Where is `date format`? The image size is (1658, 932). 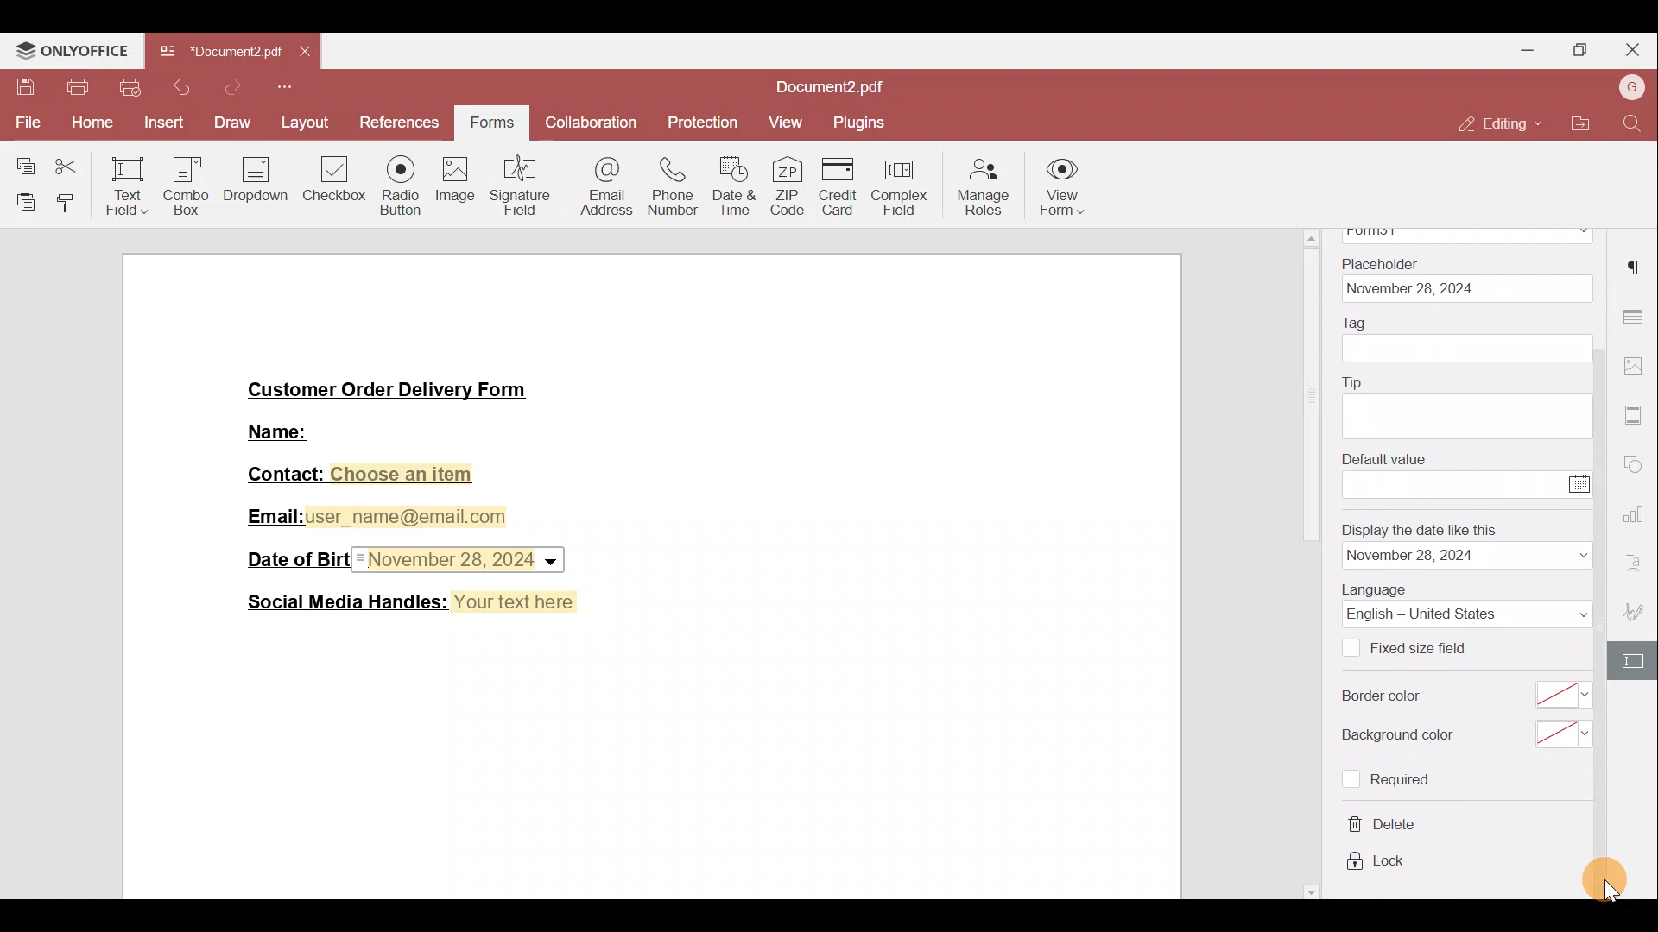
date format is located at coordinates (1468, 555).